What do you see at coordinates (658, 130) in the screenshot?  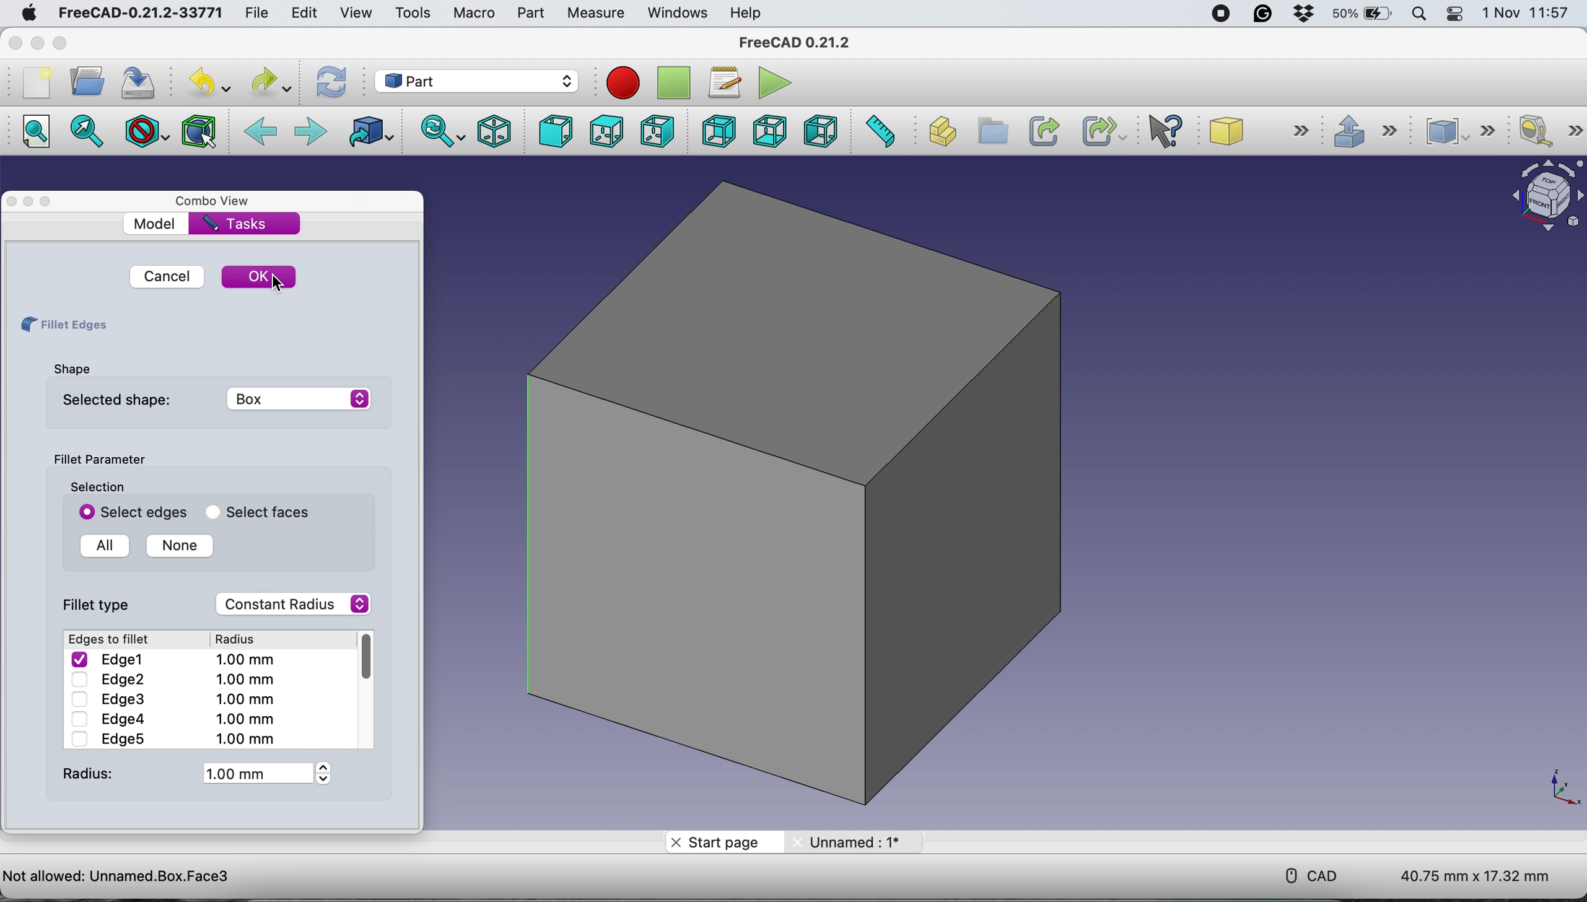 I see `right` at bounding box center [658, 130].